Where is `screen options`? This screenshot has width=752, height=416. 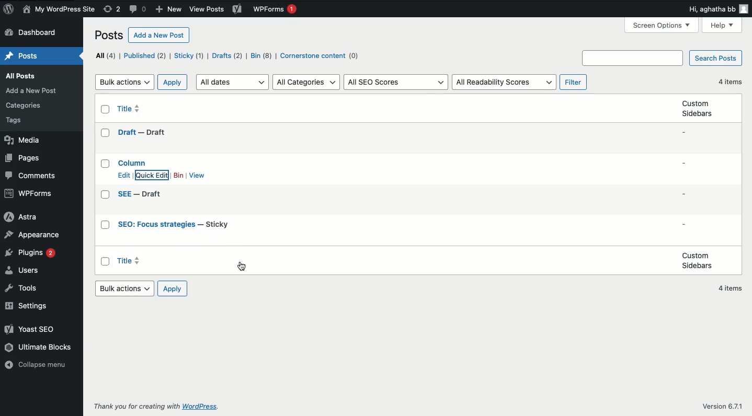
screen options is located at coordinates (662, 25).